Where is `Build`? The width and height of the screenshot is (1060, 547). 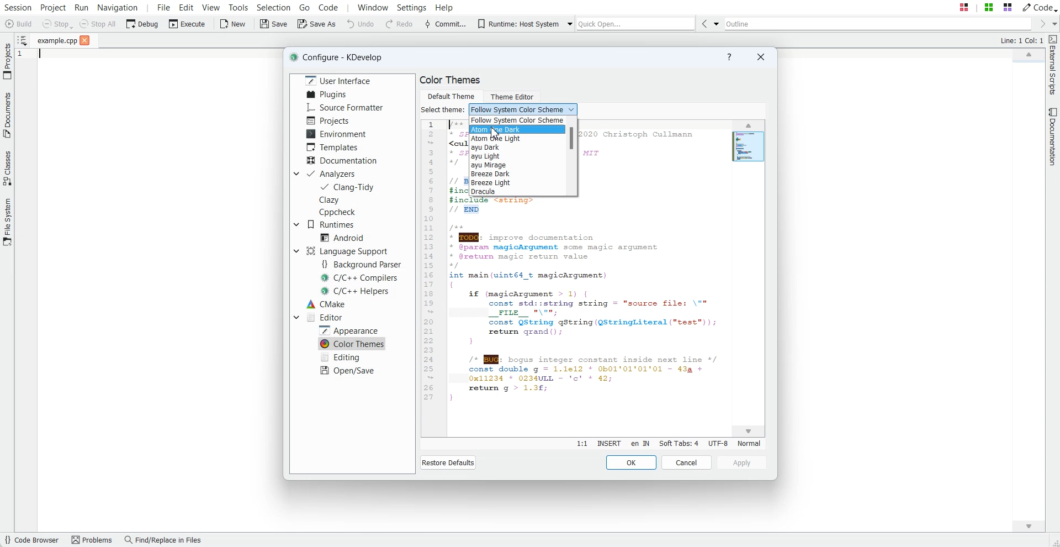 Build is located at coordinates (18, 24).